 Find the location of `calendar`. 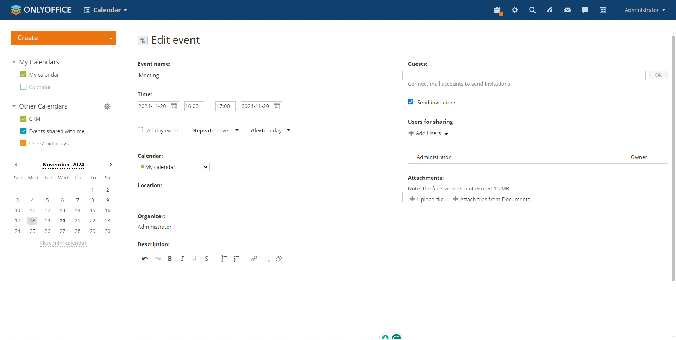

calendar is located at coordinates (151, 156).